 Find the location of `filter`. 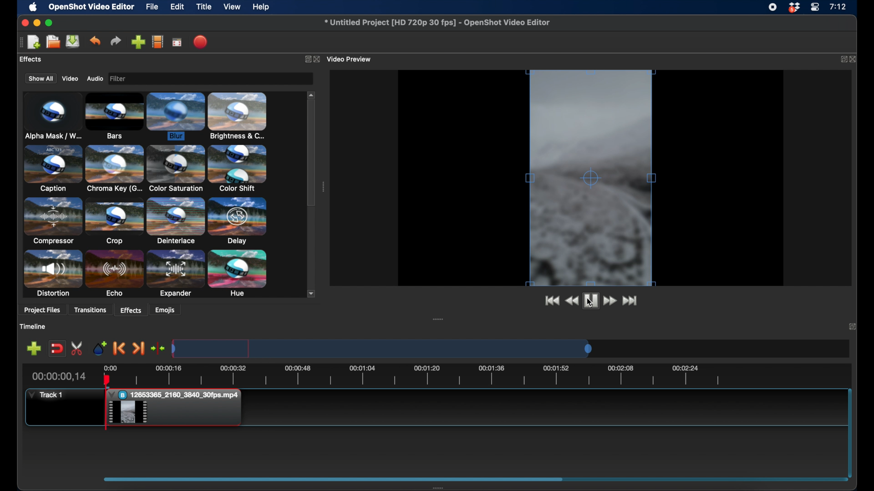

filter is located at coordinates (146, 79).